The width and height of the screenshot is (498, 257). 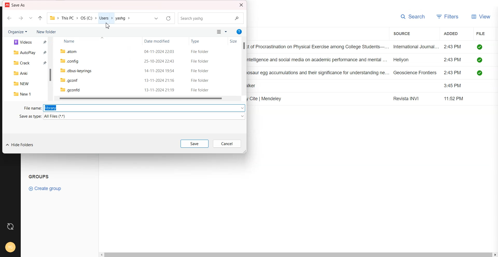 I want to click on Type, so click(x=202, y=41).